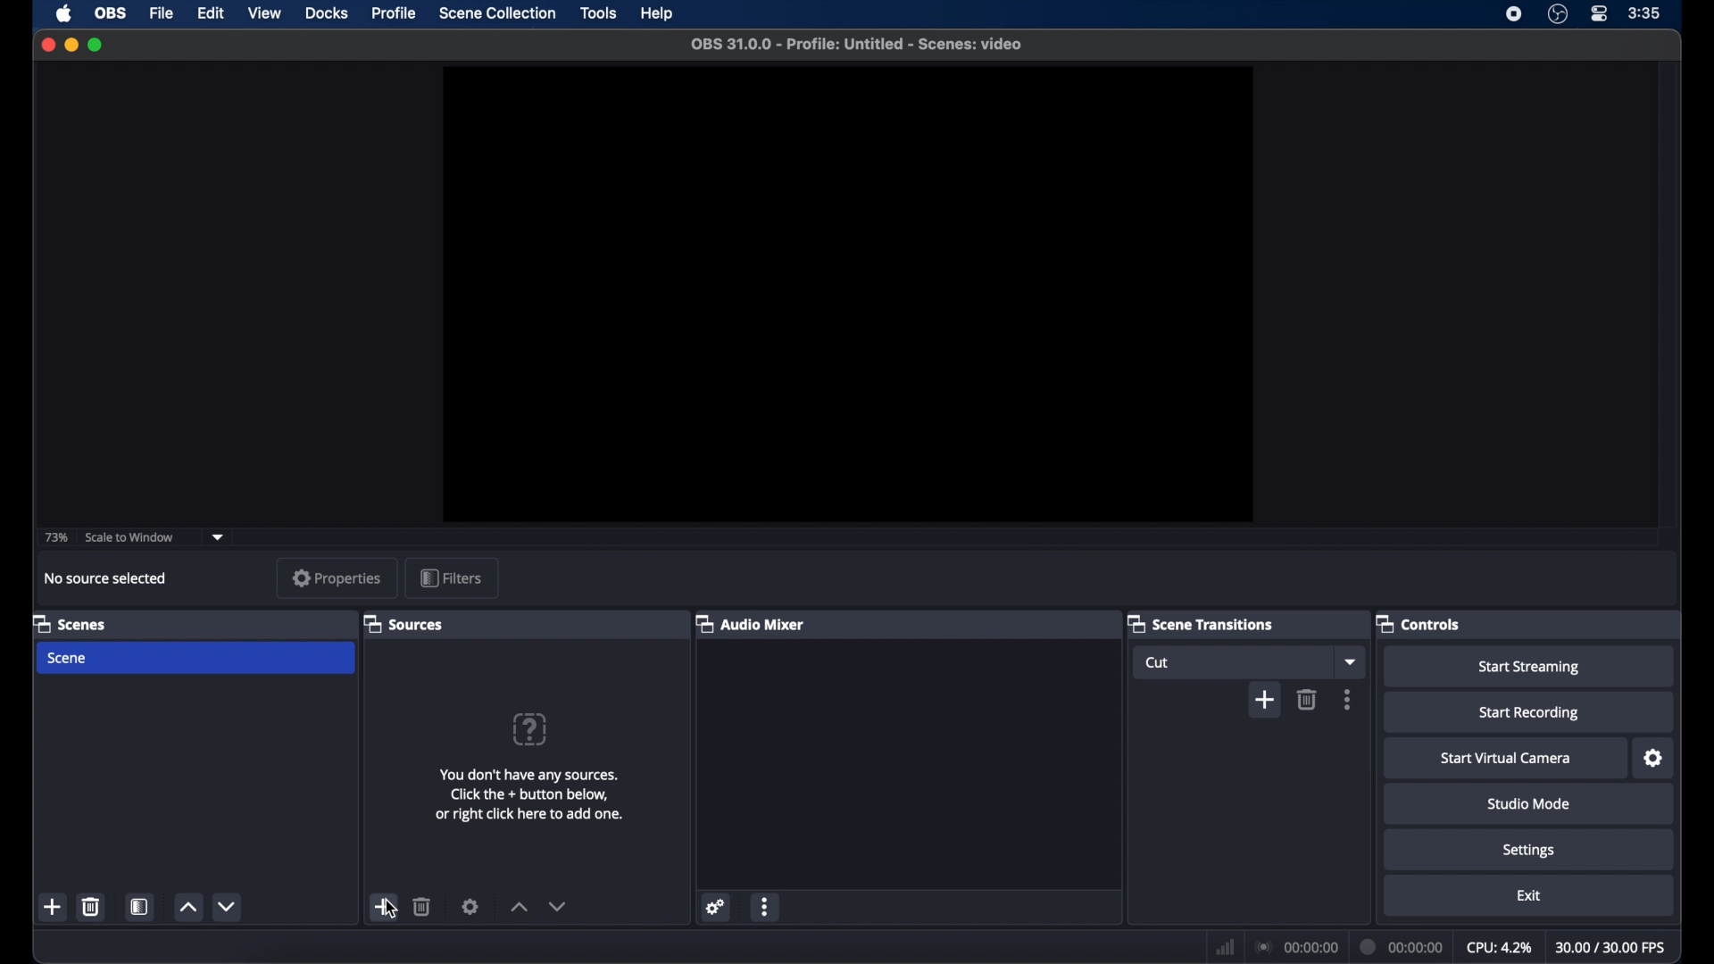  What do you see at coordinates (423, 906) in the screenshot?
I see `delete` at bounding box center [423, 906].